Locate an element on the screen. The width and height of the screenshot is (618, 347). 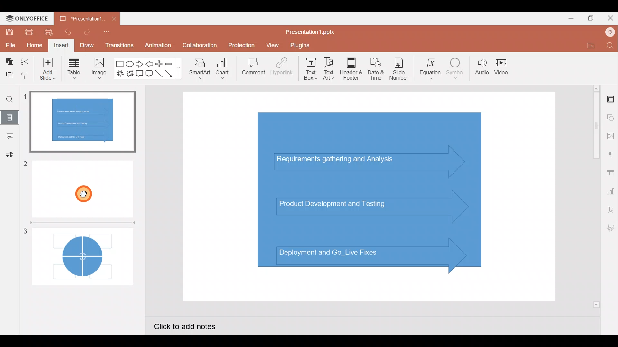
Rounded Rectangular callout is located at coordinates (149, 75).